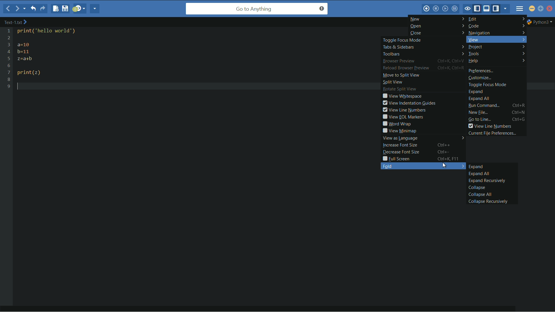  Describe the element at coordinates (402, 117) in the screenshot. I see `view eol markers` at that location.